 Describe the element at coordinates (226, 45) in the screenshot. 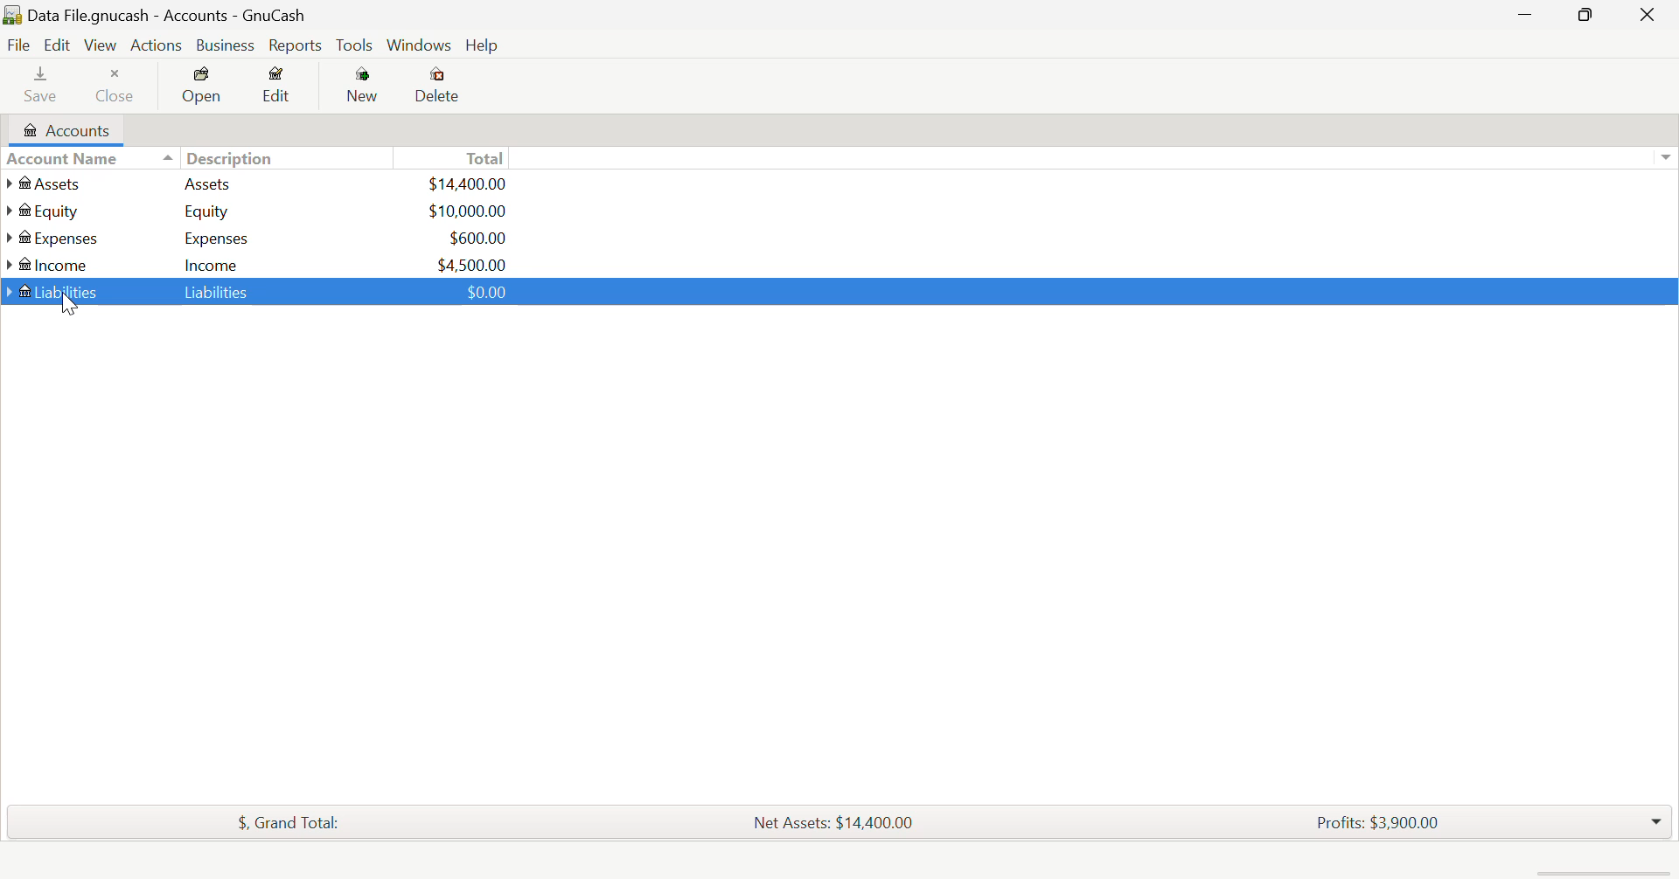

I see `Business` at that location.